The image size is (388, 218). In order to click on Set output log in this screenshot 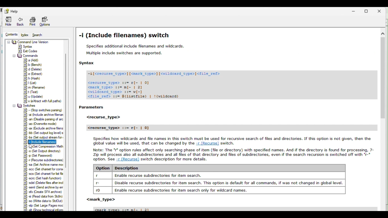, I will do `click(43, 133)`.